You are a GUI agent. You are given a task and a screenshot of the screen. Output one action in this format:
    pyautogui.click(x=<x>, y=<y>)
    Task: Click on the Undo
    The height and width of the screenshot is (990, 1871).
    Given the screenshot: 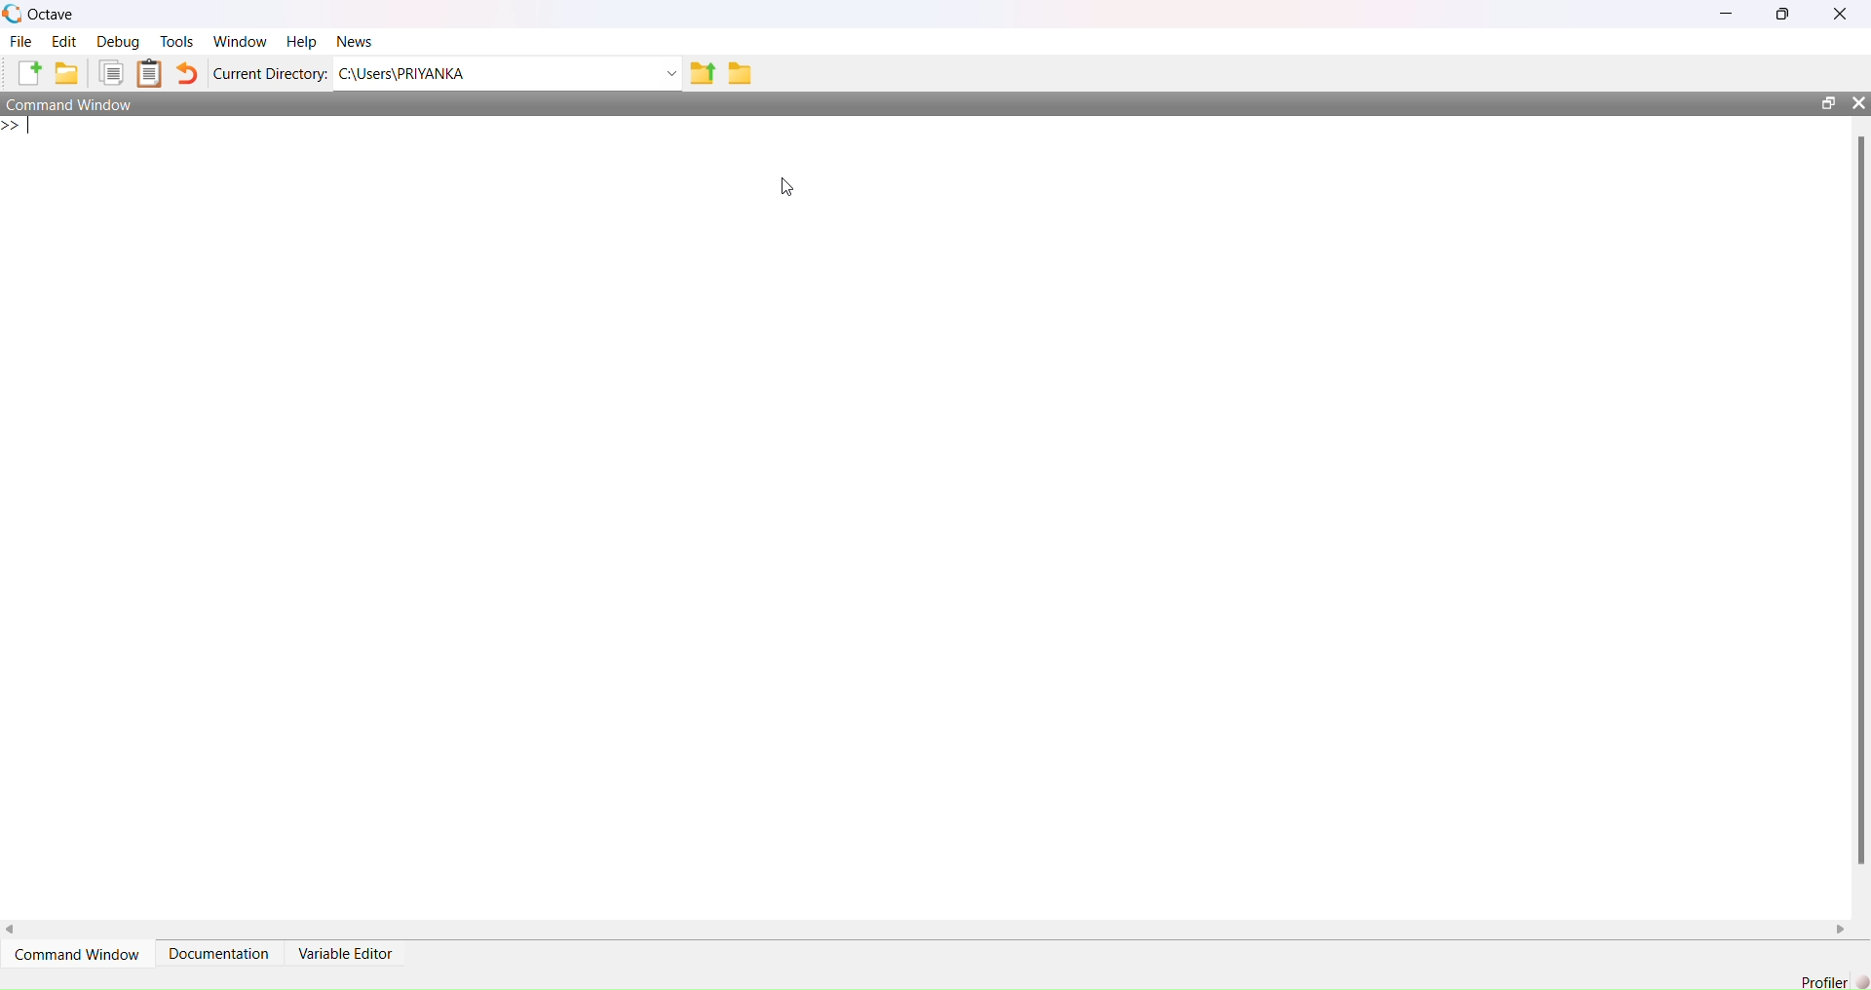 What is the action you would take?
    pyautogui.click(x=188, y=72)
    